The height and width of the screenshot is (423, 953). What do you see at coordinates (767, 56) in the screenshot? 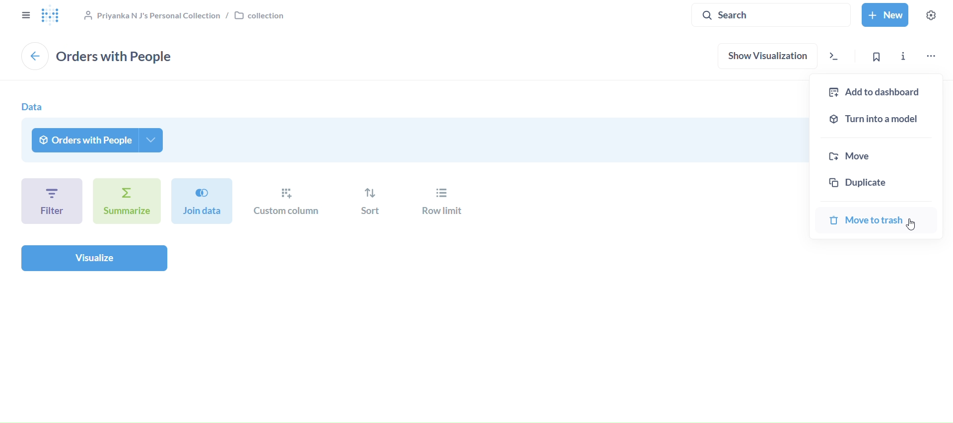
I see `show visualization` at bounding box center [767, 56].